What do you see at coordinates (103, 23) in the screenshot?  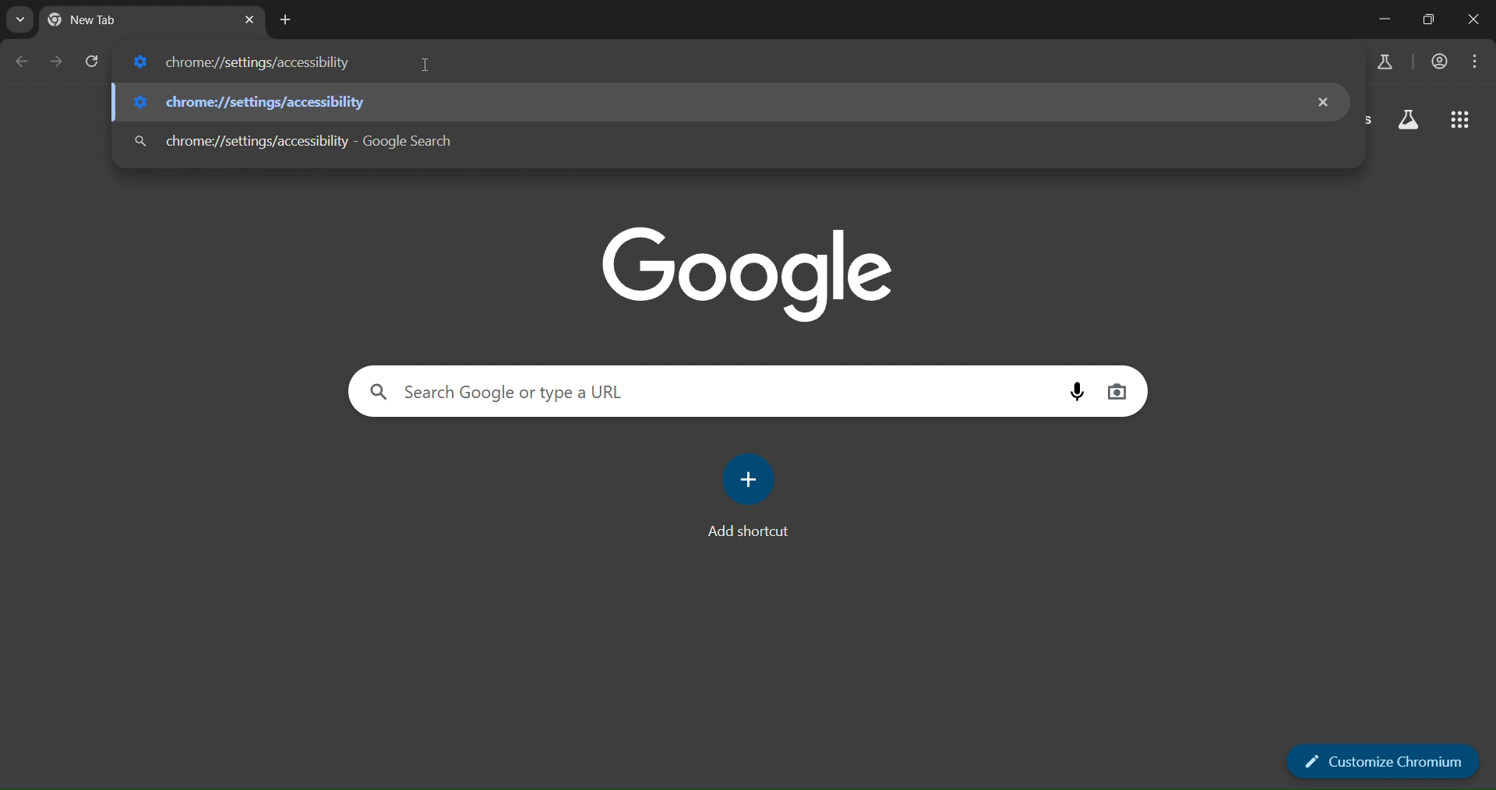 I see `New Tab` at bounding box center [103, 23].